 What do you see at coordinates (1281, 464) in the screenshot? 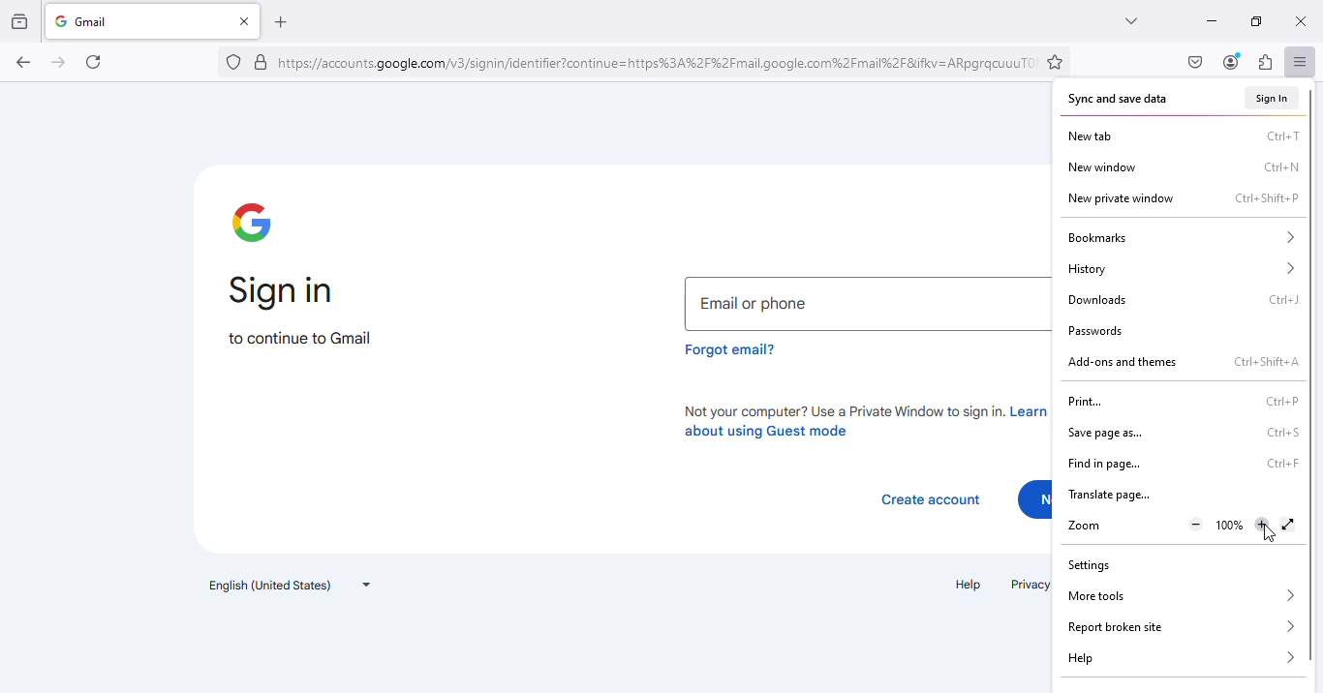
I see `shortcut for find in page` at bounding box center [1281, 464].